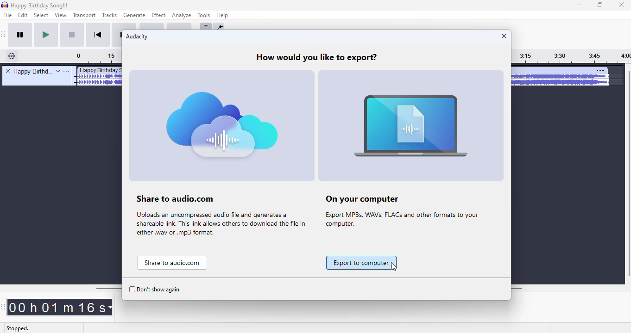  What do you see at coordinates (503, 36) in the screenshot?
I see `close` at bounding box center [503, 36].